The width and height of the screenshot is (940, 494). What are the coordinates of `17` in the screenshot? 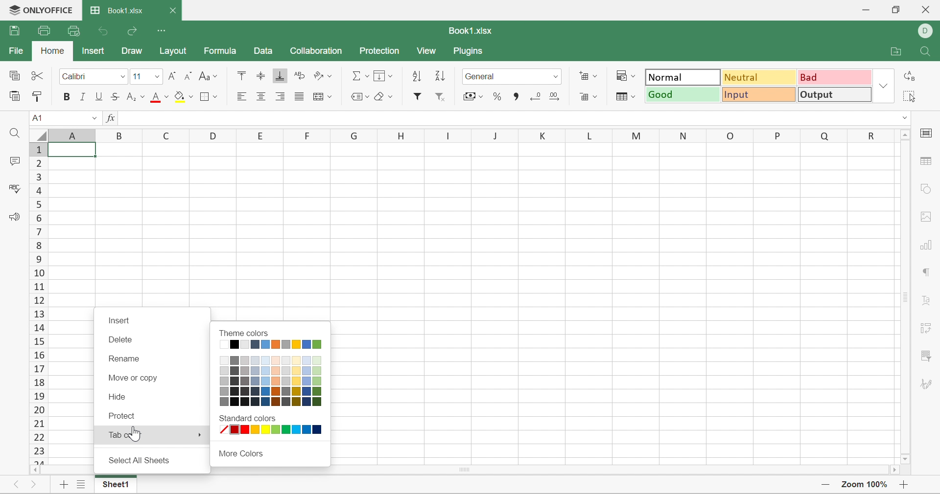 It's located at (36, 368).